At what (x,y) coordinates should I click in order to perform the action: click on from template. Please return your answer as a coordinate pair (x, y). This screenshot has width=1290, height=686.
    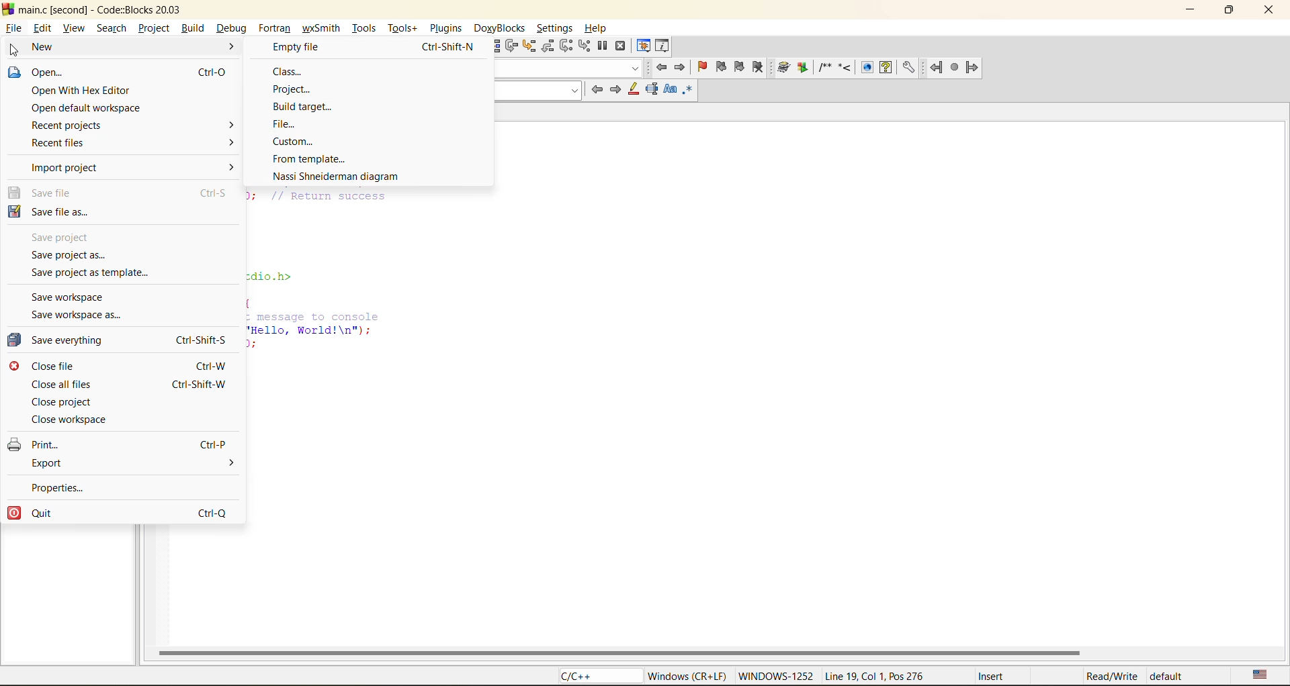
    Looking at the image, I should click on (313, 160).